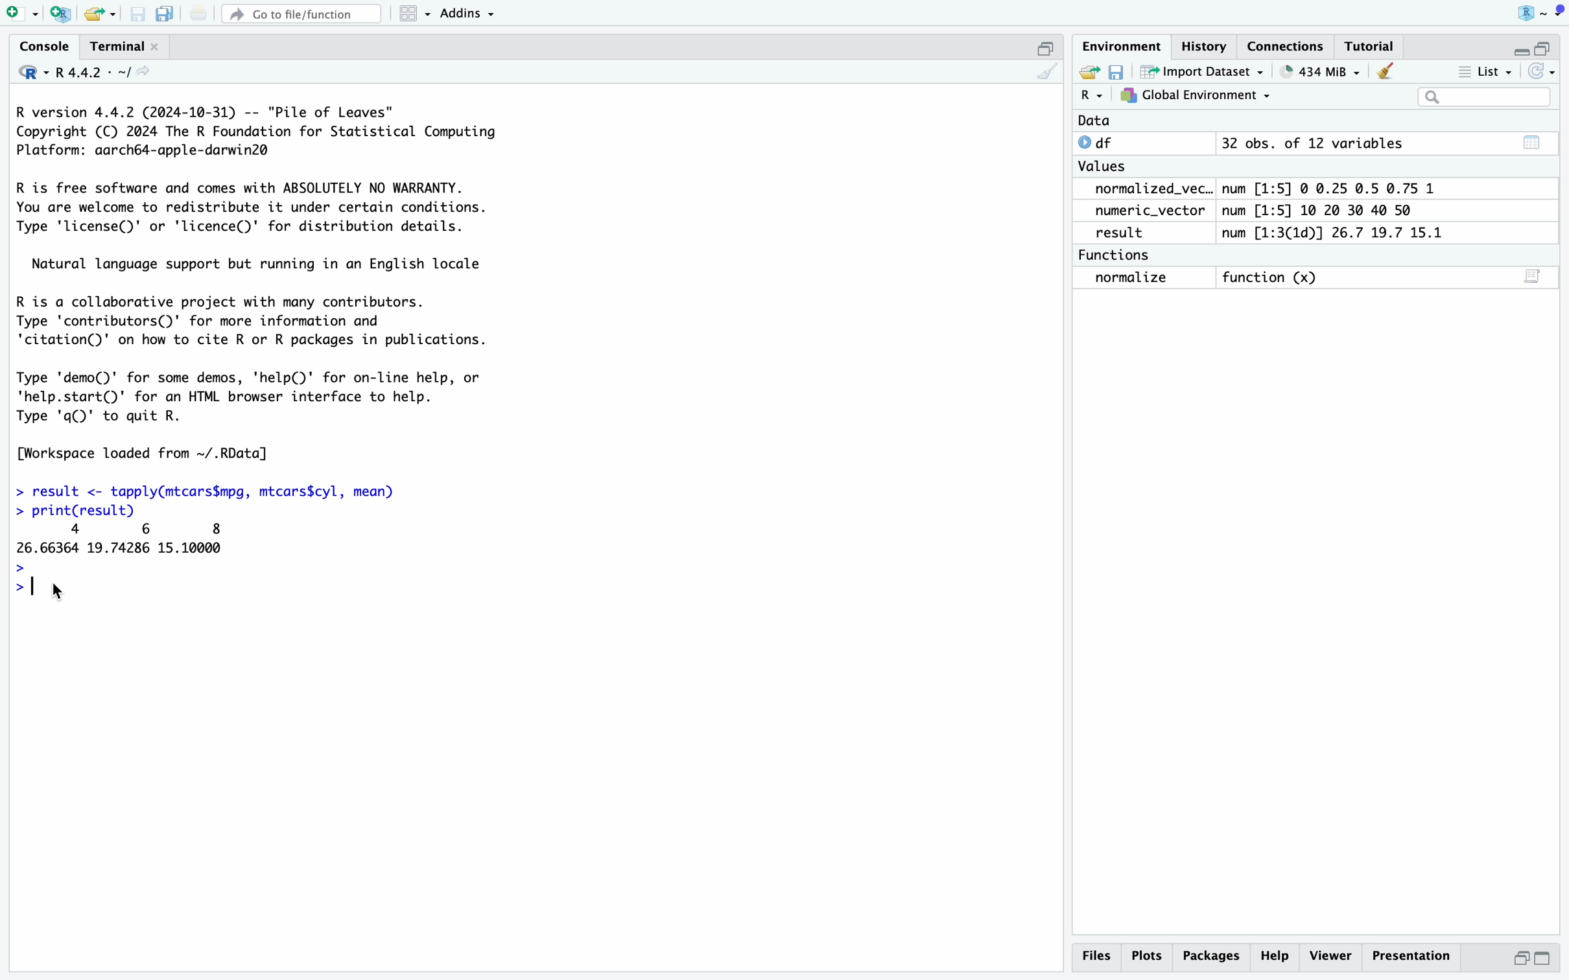 The height and width of the screenshot is (980, 1569). I want to click on Open existing file, so click(99, 14).